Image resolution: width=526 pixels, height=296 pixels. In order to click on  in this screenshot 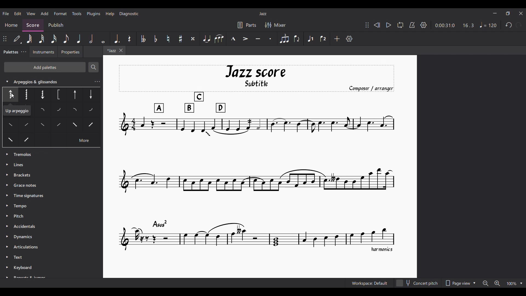, I will do `click(10, 124)`.